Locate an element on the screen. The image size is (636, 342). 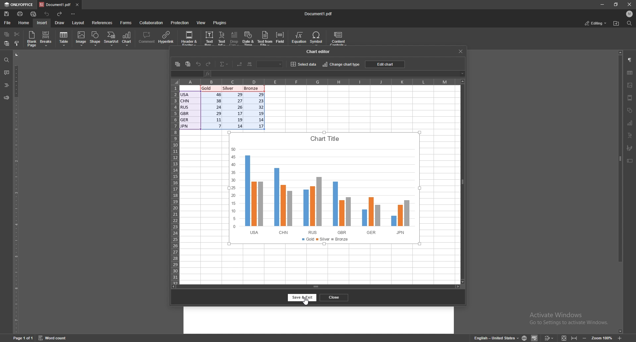
find location is located at coordinates (617, 23).